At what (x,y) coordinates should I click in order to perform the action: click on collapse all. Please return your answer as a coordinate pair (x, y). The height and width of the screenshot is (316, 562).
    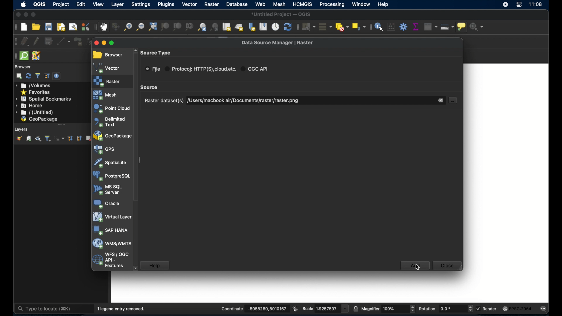
    Looking at the image, I should click on (80, 138).